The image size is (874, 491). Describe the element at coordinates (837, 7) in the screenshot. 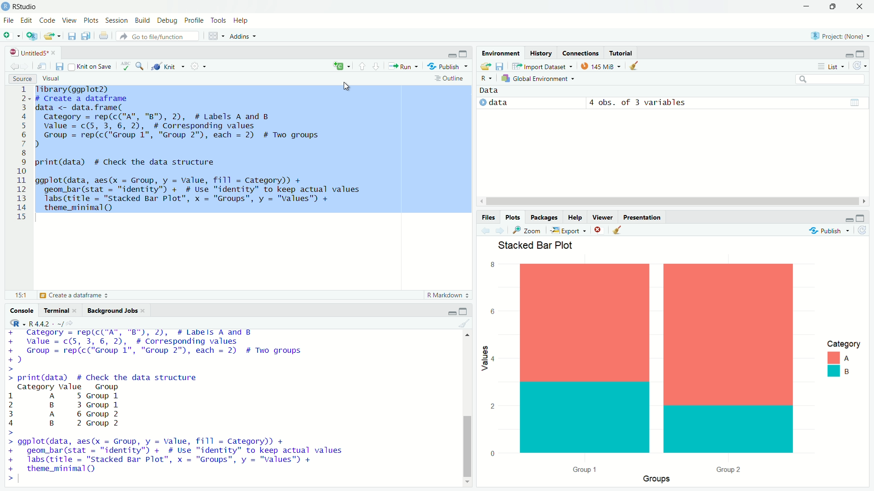

I see `Maximize` at that location.